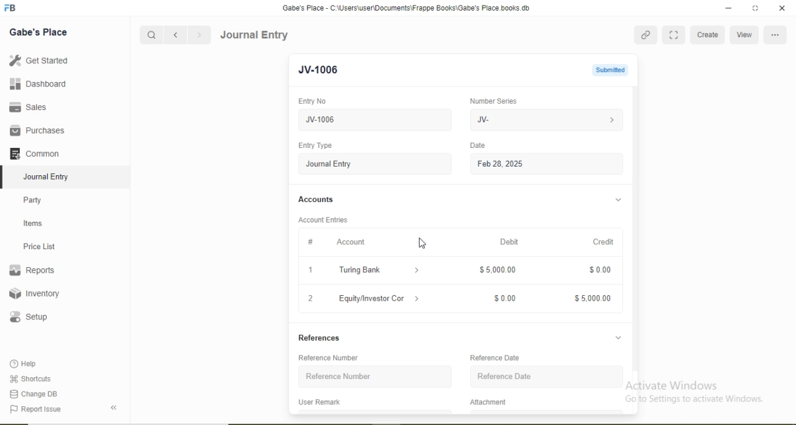 The height and width of the screenshot is (425, 796). What do you see at coordinates (618, 338) in the screenshot?
I see `Dropdown` at bounding box center [618, 338].